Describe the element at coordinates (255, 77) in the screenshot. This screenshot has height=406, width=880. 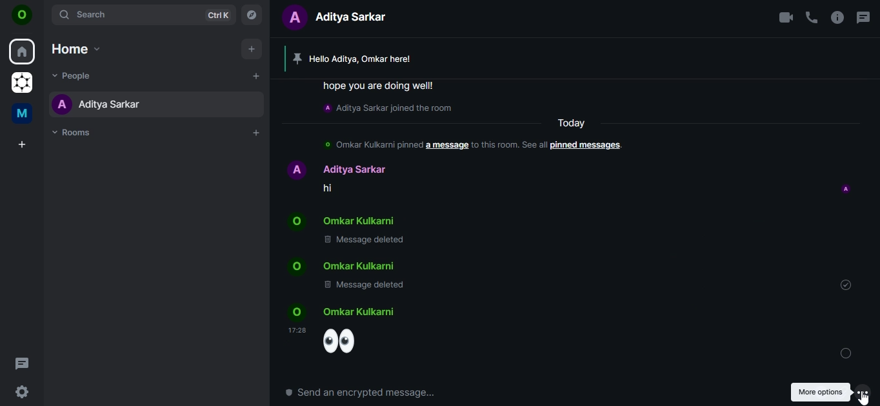
I see `start chat` at that location.